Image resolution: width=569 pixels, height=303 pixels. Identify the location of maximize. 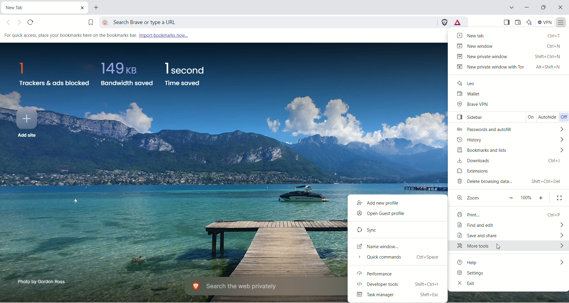
(544, 7).